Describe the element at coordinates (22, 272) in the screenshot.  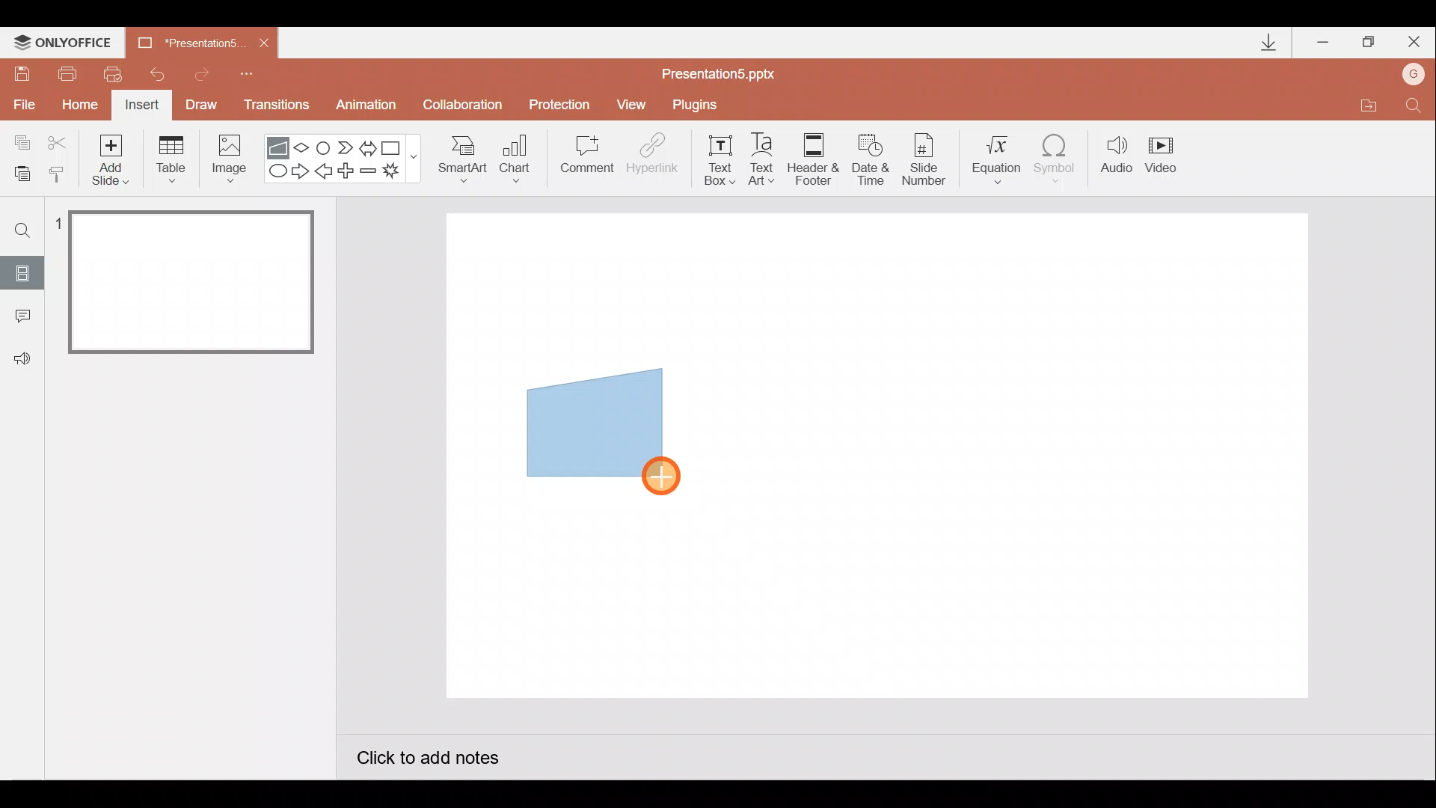
I see `Slides` at that location.